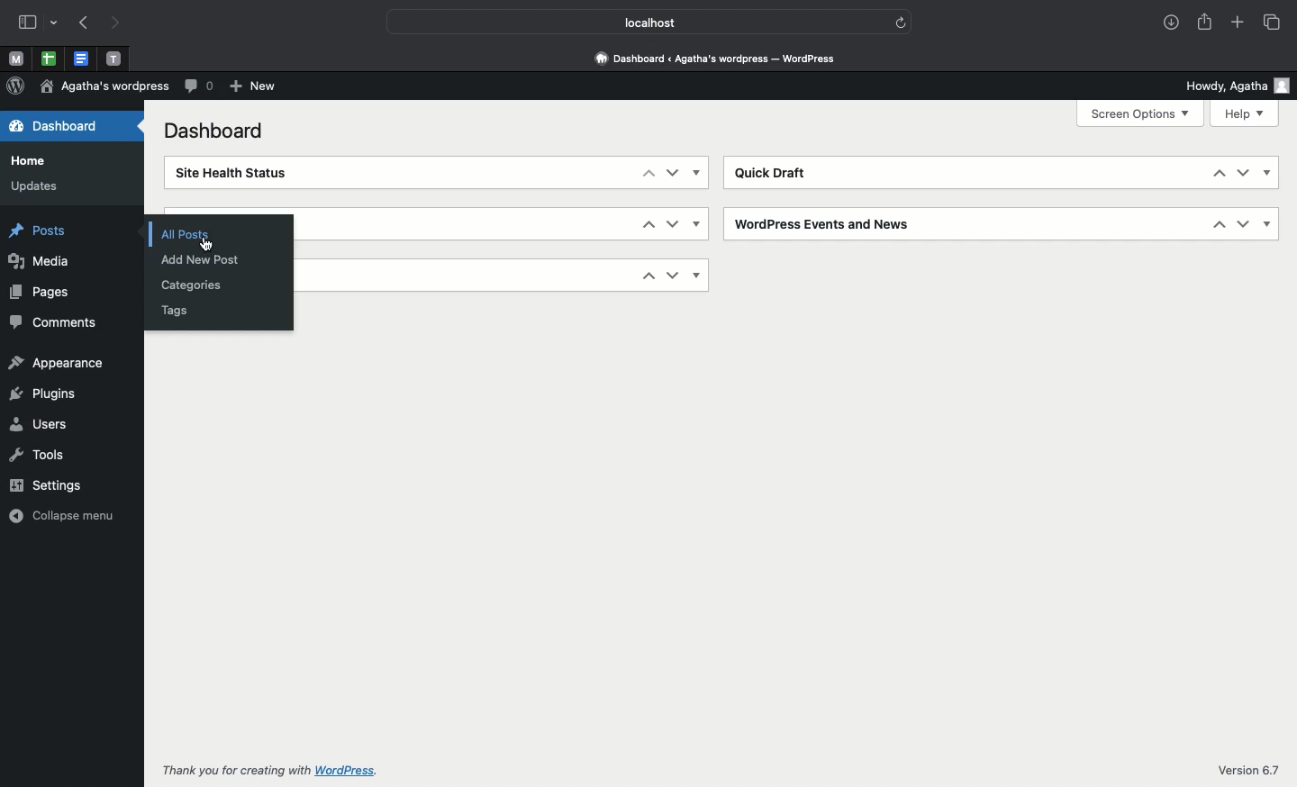 The height and width of the screenshot is (787, 1297). What do you see at coordinates (701, 173) in the screenshot?
I see `Hide` at bounding box center [701, 173].